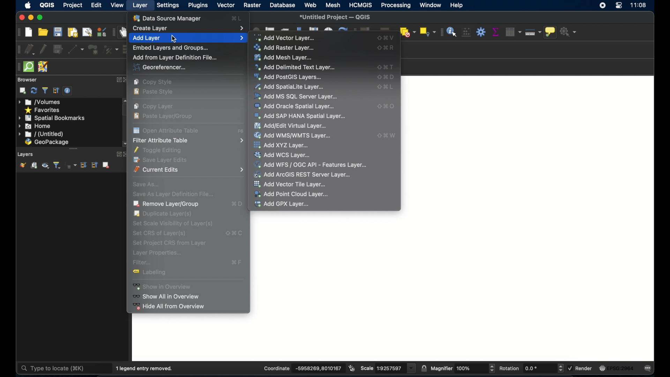 The height and width of the screenshot is (377, 670). Describe the element at coordinates (289, 77) in the screenshot. I see `add postgis layers` at that location.